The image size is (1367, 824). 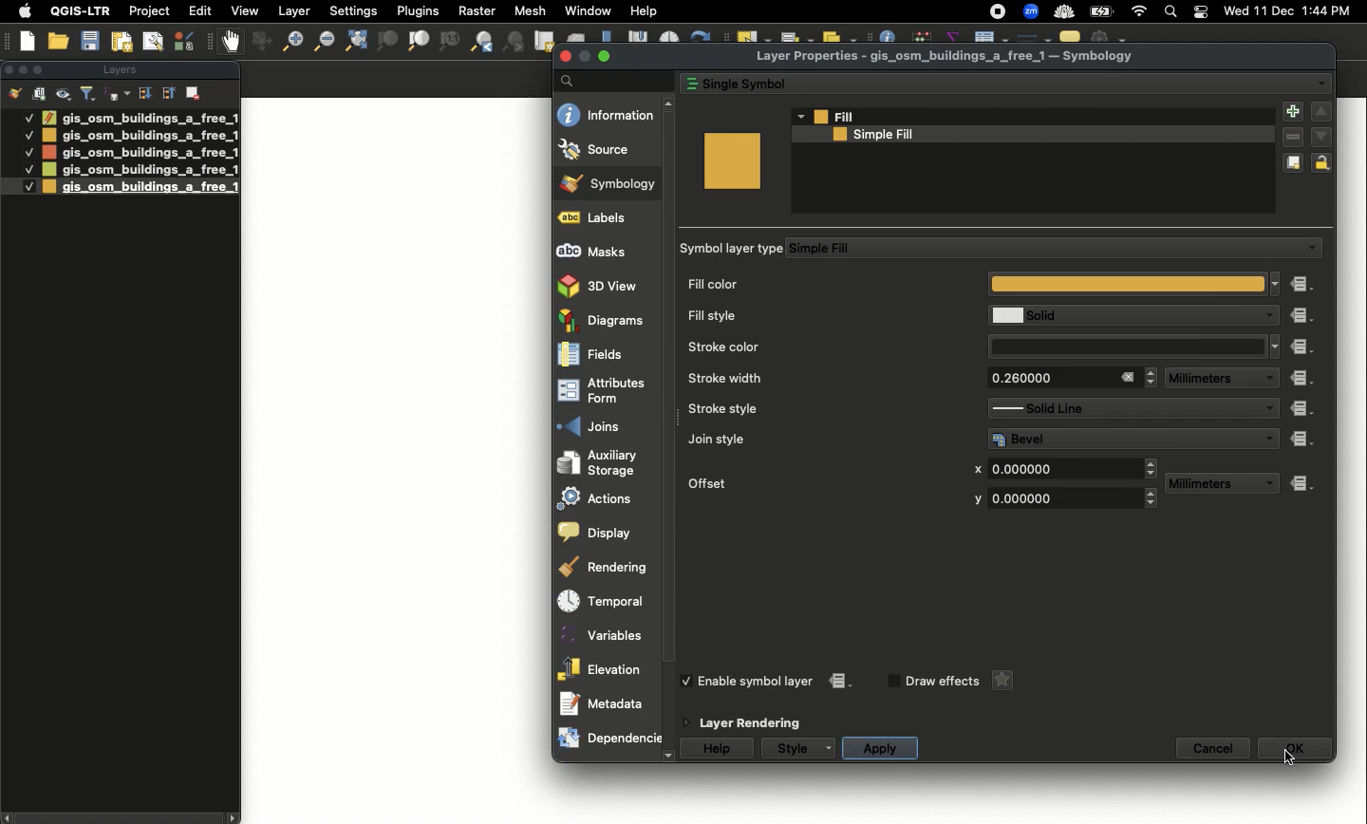 What do you see at coordinates (799, 116) in the screenshot?
I see `Drop down` at bounding box center [799, 116].